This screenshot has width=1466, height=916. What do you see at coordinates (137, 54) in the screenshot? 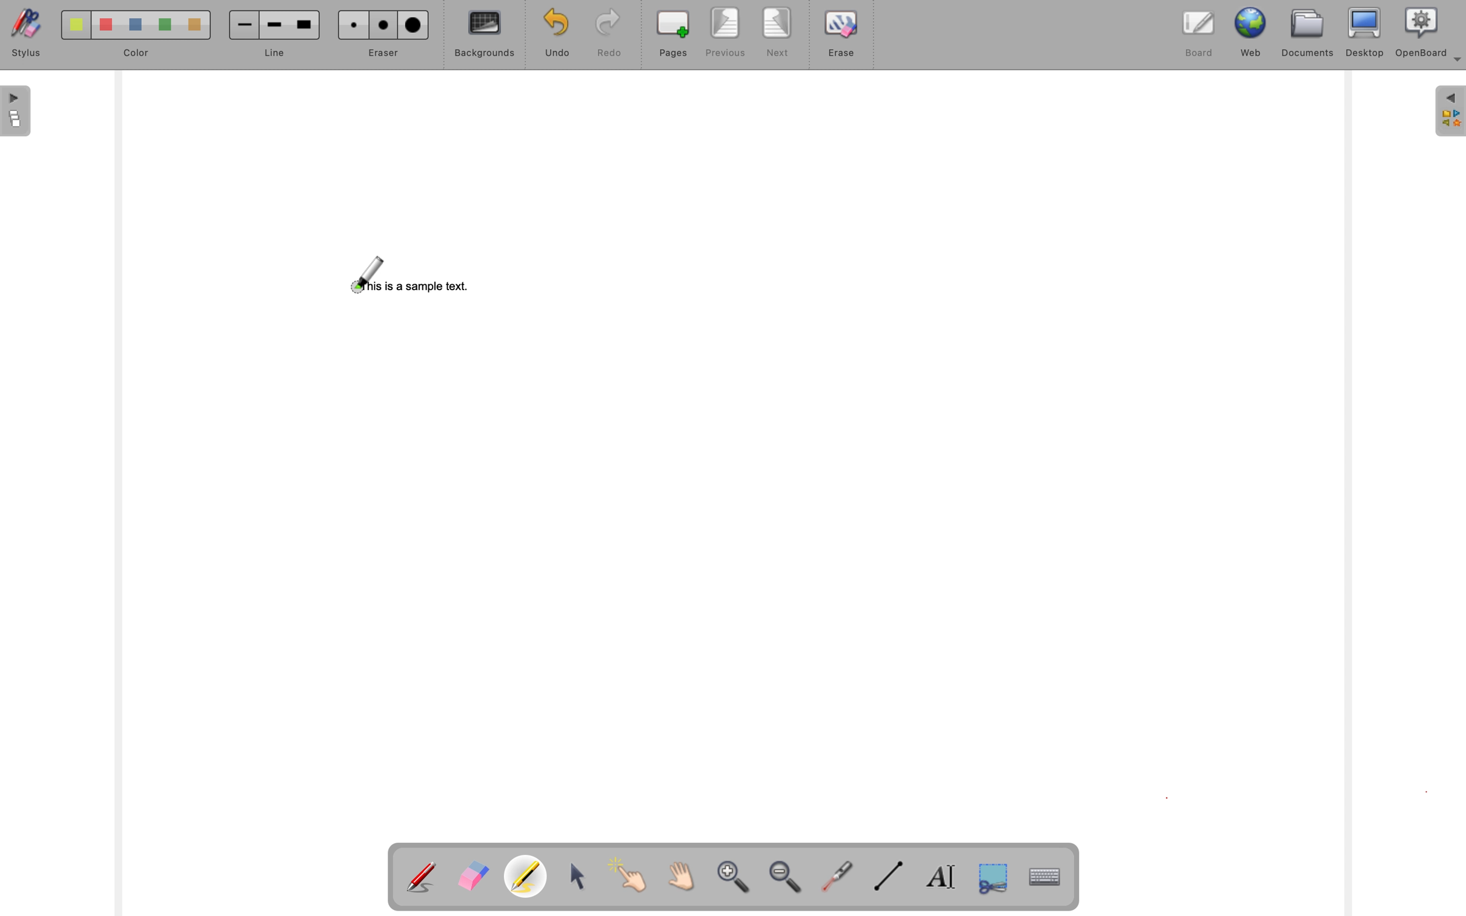
I see `color` at bounding box center [137, 54].